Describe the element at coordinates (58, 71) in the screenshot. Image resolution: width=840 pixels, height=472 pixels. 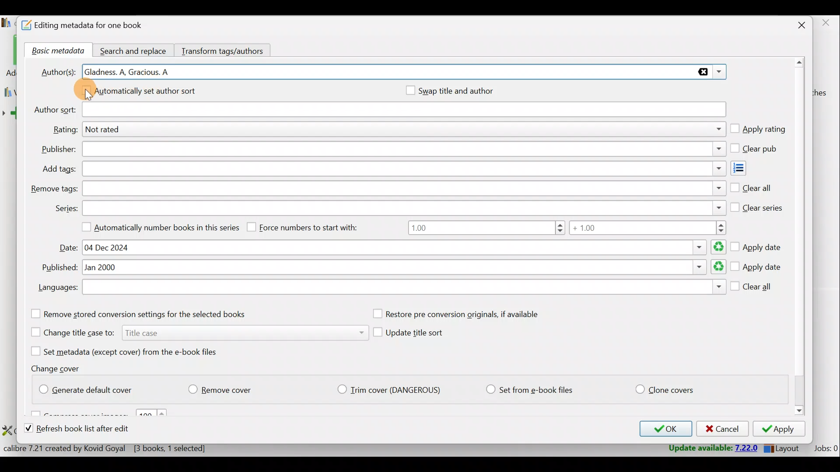
I see `Author(s):` at that location.